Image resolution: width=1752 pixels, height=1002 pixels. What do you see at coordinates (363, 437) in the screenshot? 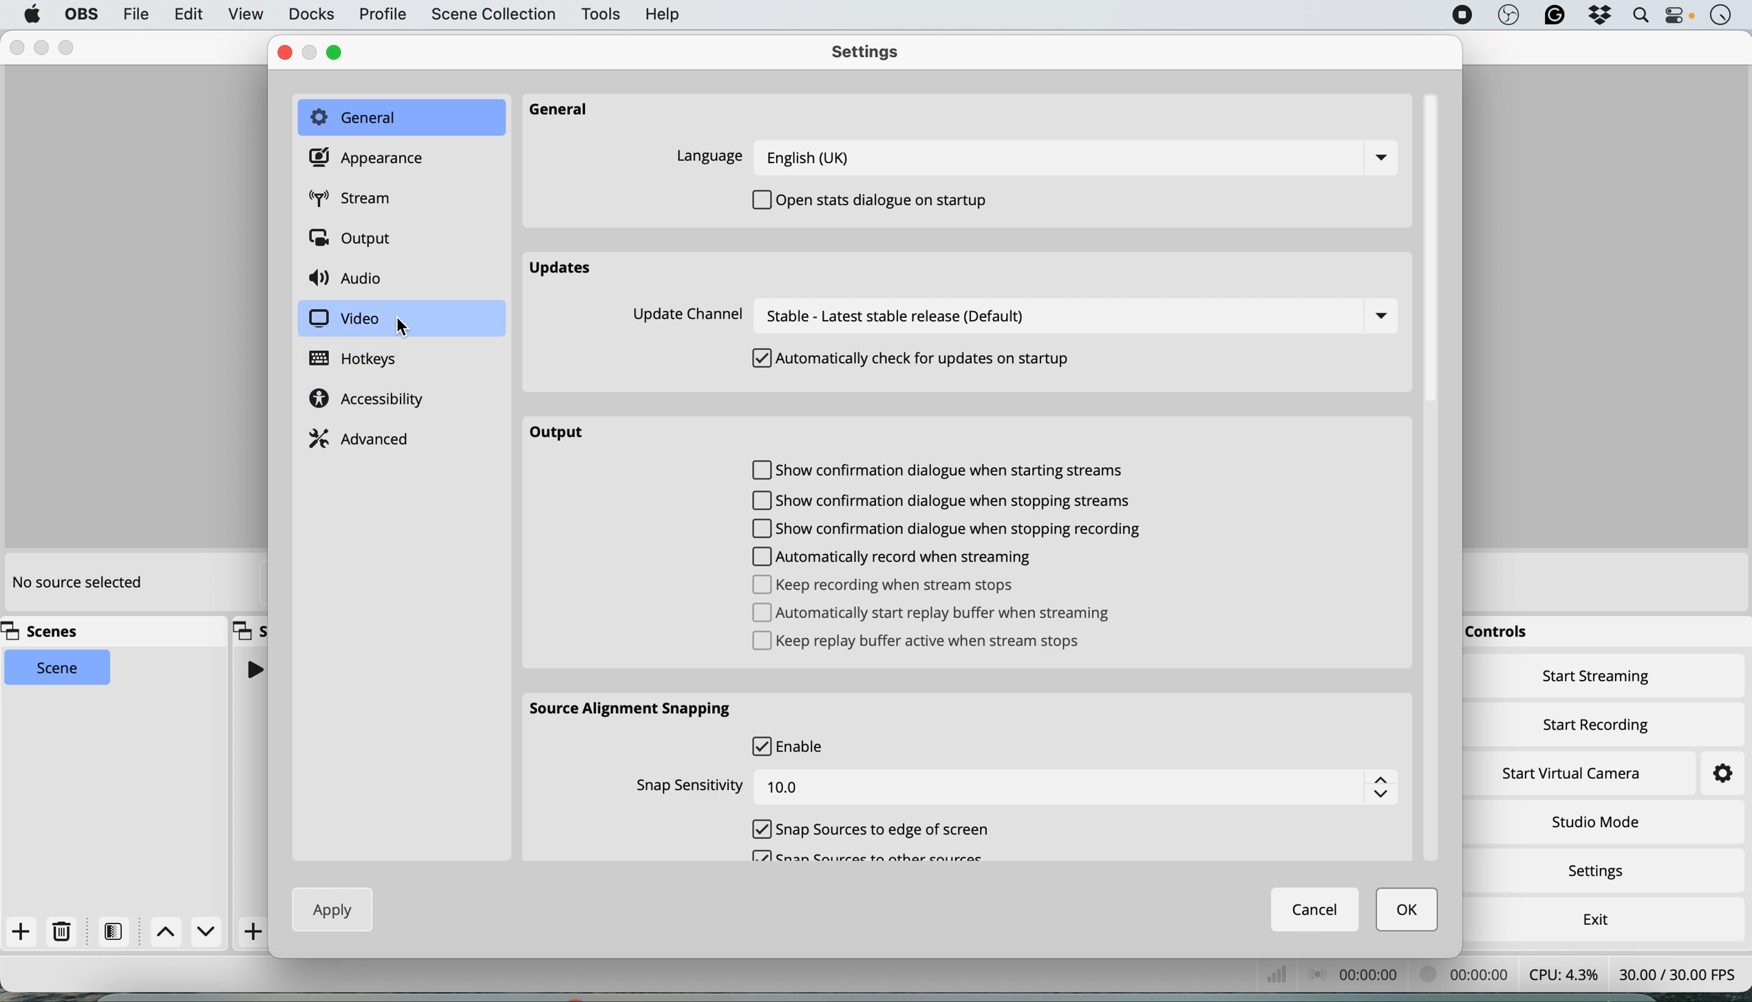
I see `advanced` at bounding box center [363, 437].